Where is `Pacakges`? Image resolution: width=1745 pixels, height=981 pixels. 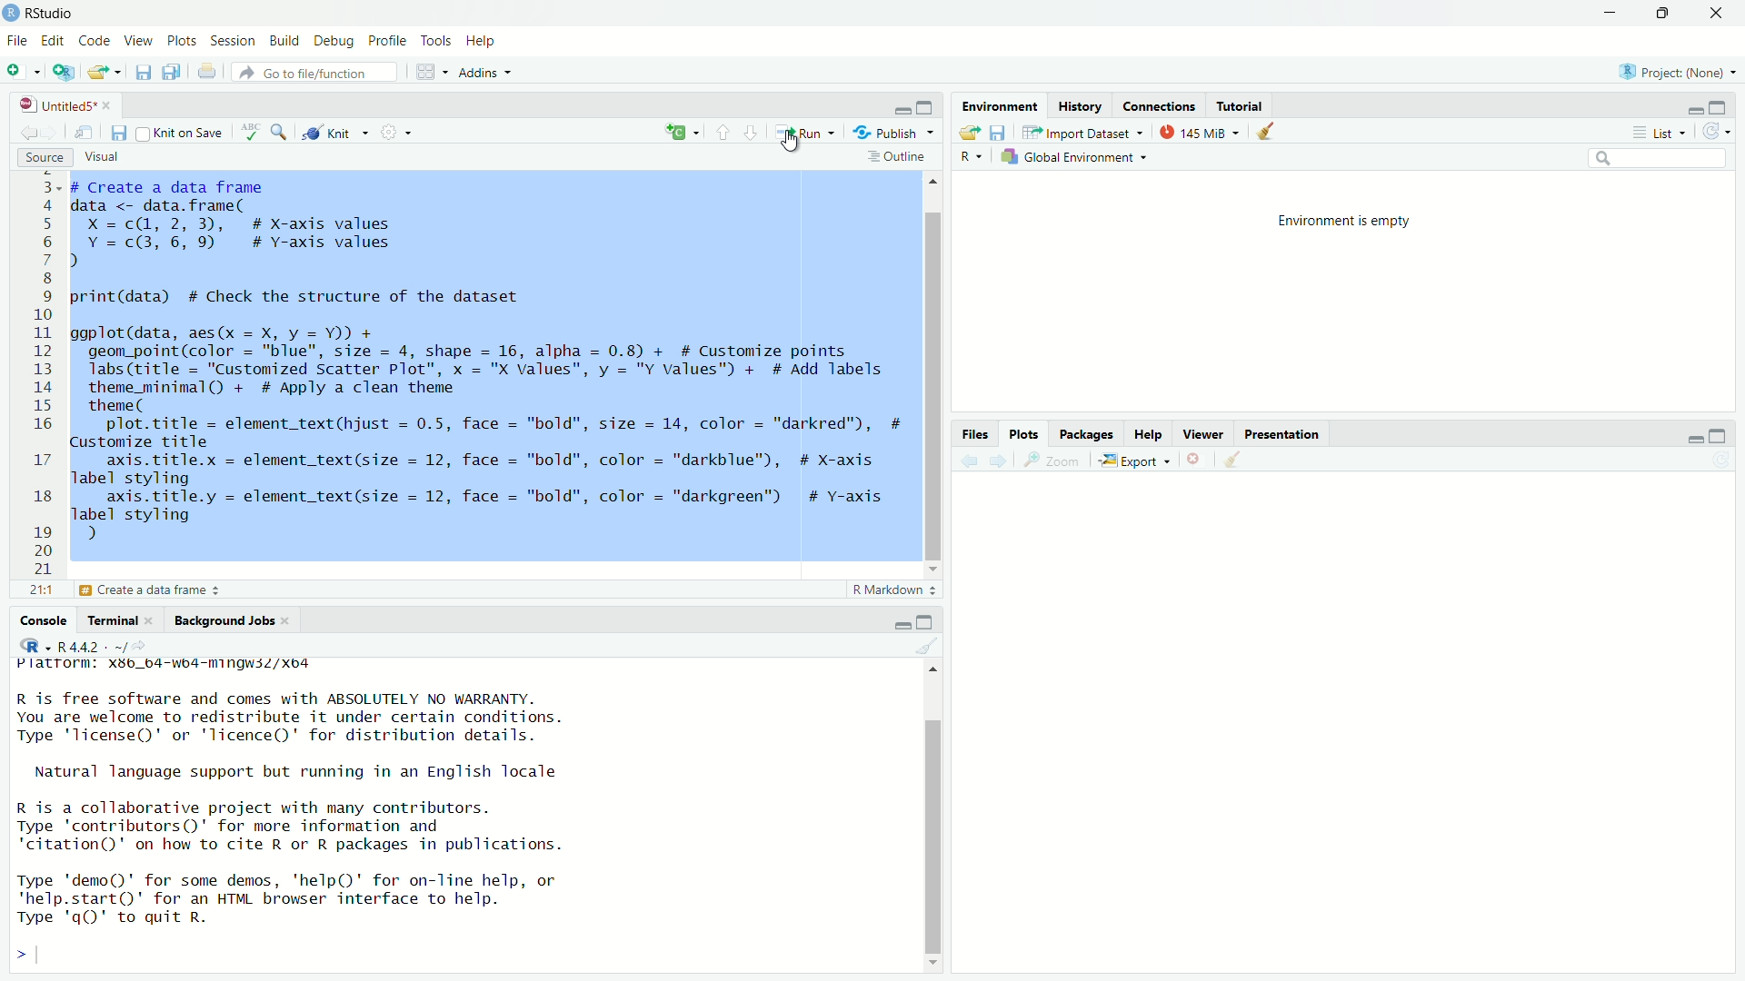
Pacakges is located at coordinates (1086, 436).